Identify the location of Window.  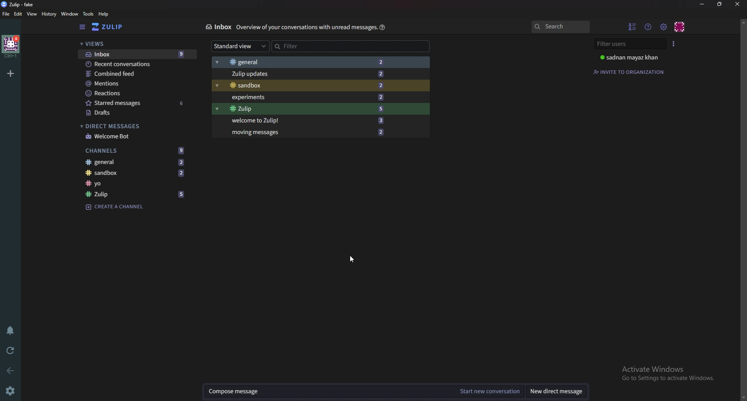
(71, 14).